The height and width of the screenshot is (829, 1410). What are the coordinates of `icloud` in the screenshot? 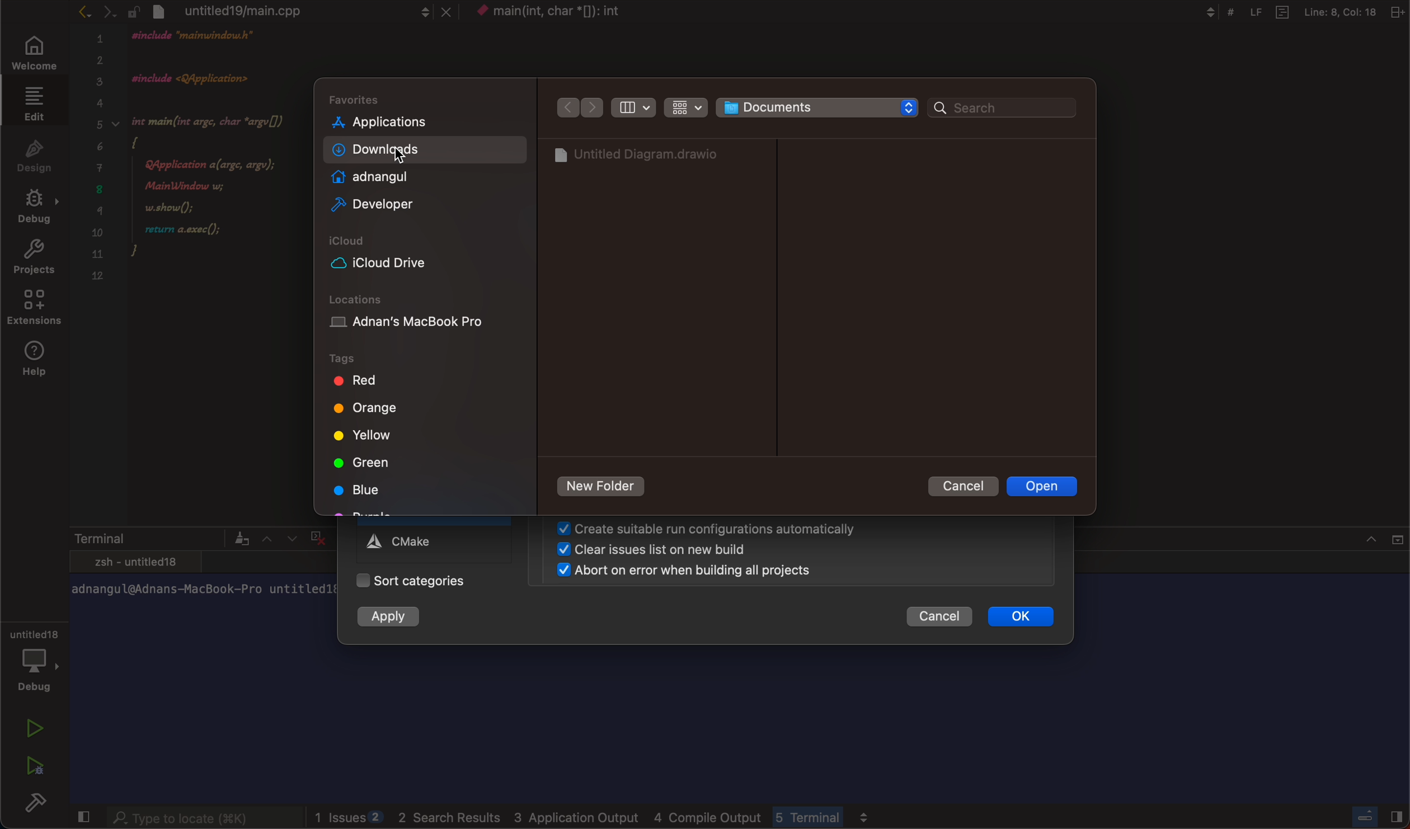 It's located at (427, 259).